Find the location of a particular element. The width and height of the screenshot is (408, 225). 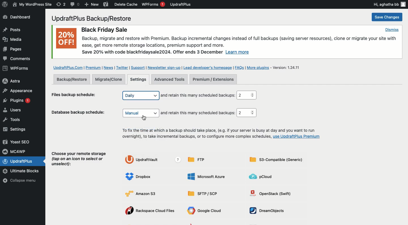

OpenStack is located at coordinates (273, 193).